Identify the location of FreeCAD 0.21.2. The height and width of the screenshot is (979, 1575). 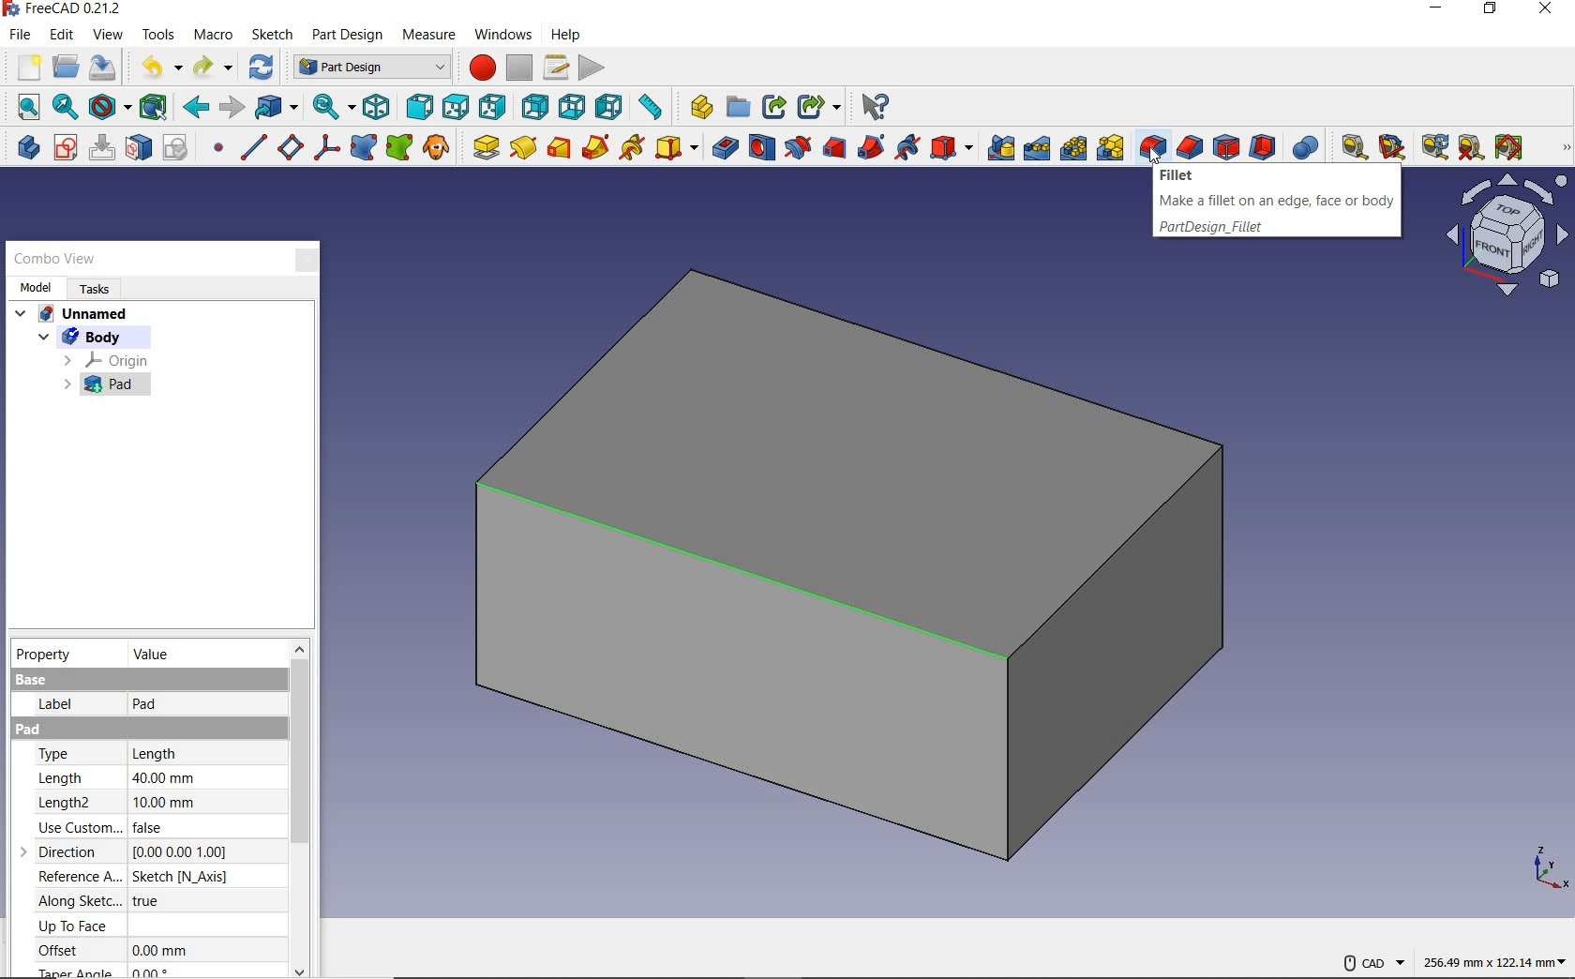
(66, 10).